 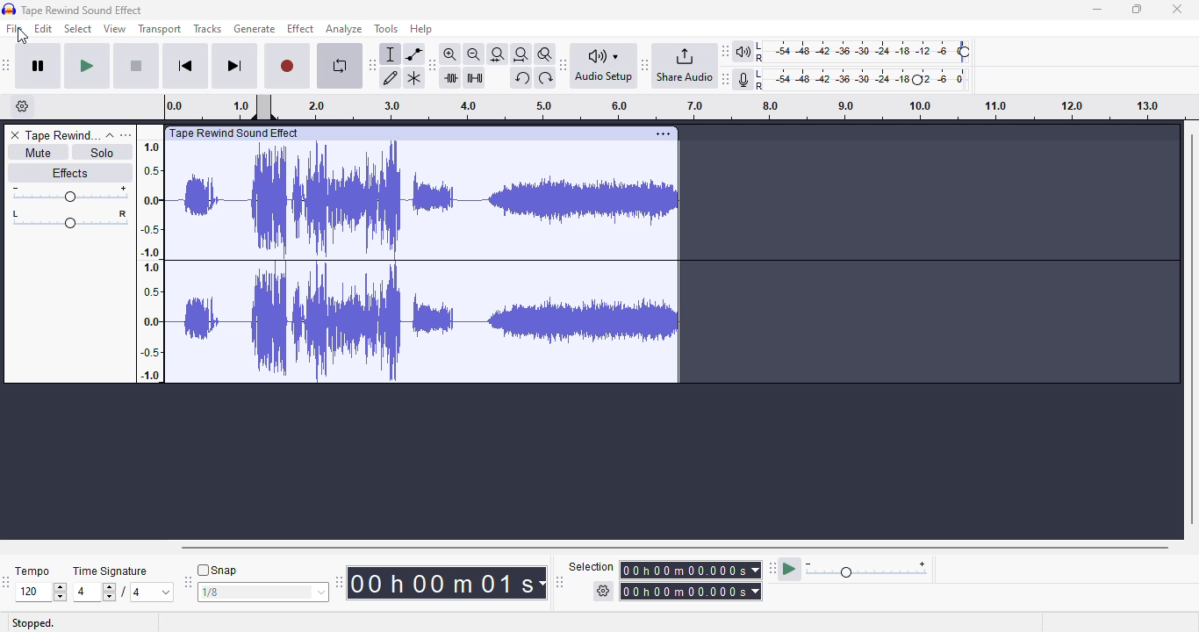 What do you see at coordinates (498, 54) in the screenshot?
I see `fit selection to width` at bounding box center [498, 54].